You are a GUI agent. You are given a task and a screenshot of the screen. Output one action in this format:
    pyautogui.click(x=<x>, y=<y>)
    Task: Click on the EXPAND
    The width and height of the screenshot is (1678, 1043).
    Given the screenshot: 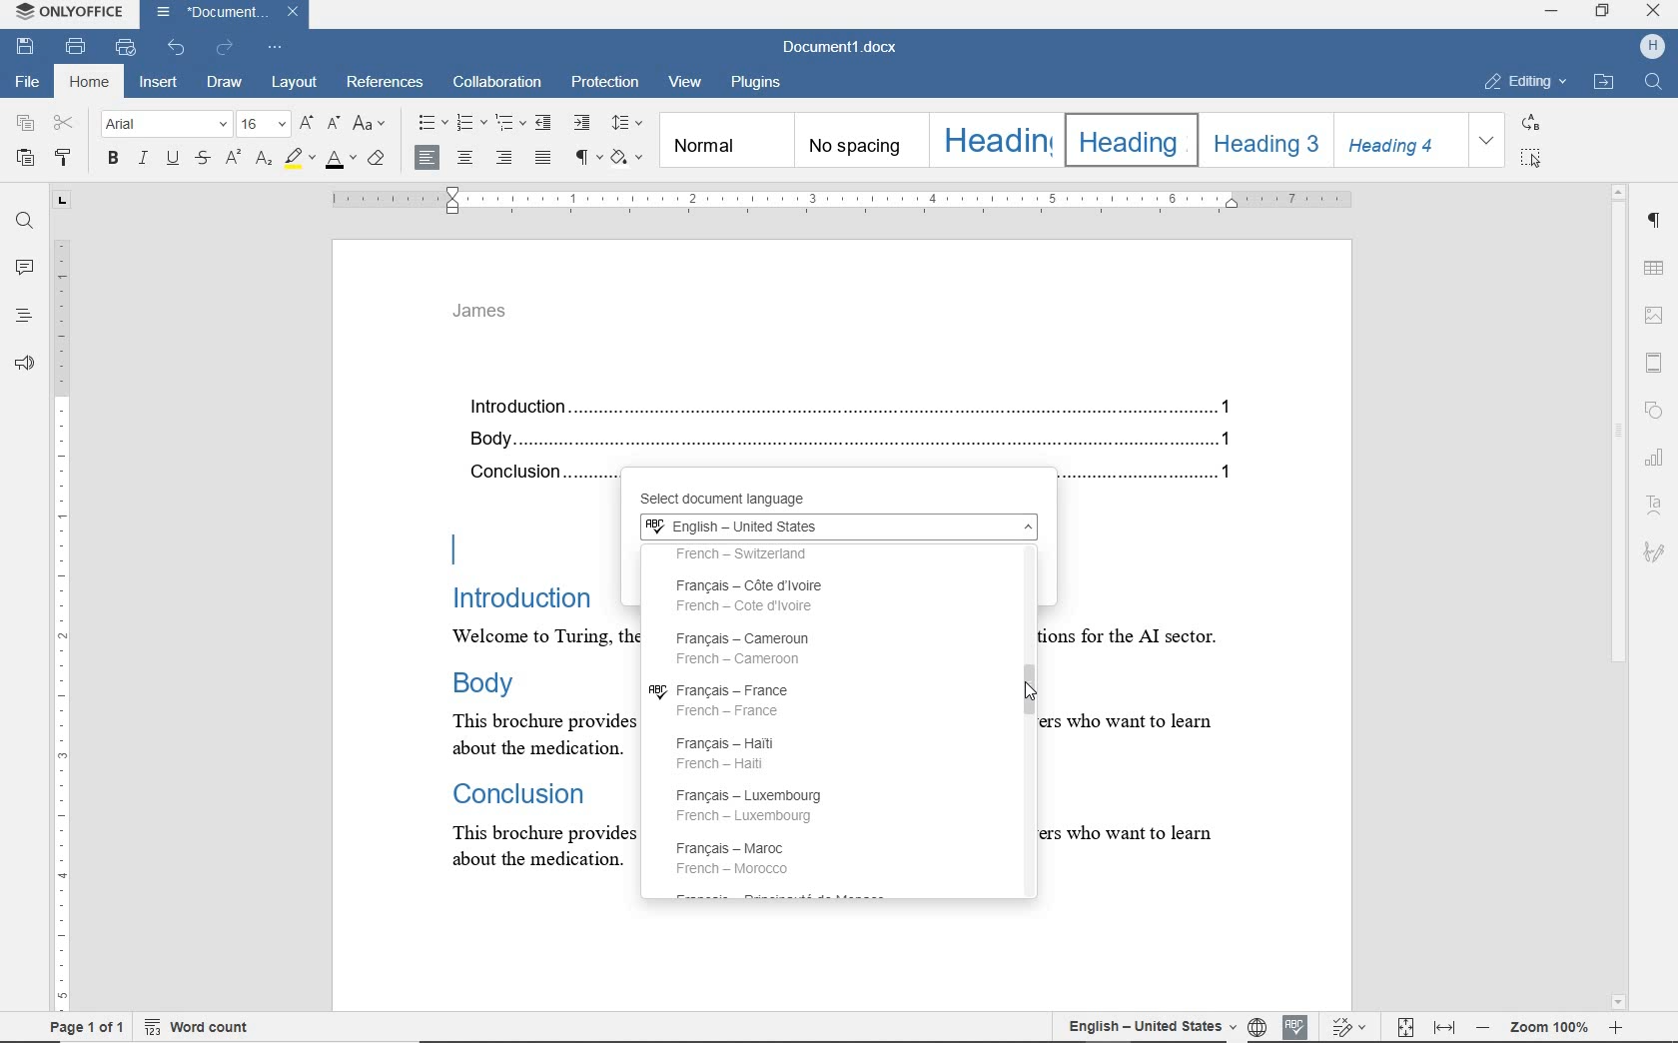 What is the action you would take?
    pyautogui.click(x=1488, y=141)
    